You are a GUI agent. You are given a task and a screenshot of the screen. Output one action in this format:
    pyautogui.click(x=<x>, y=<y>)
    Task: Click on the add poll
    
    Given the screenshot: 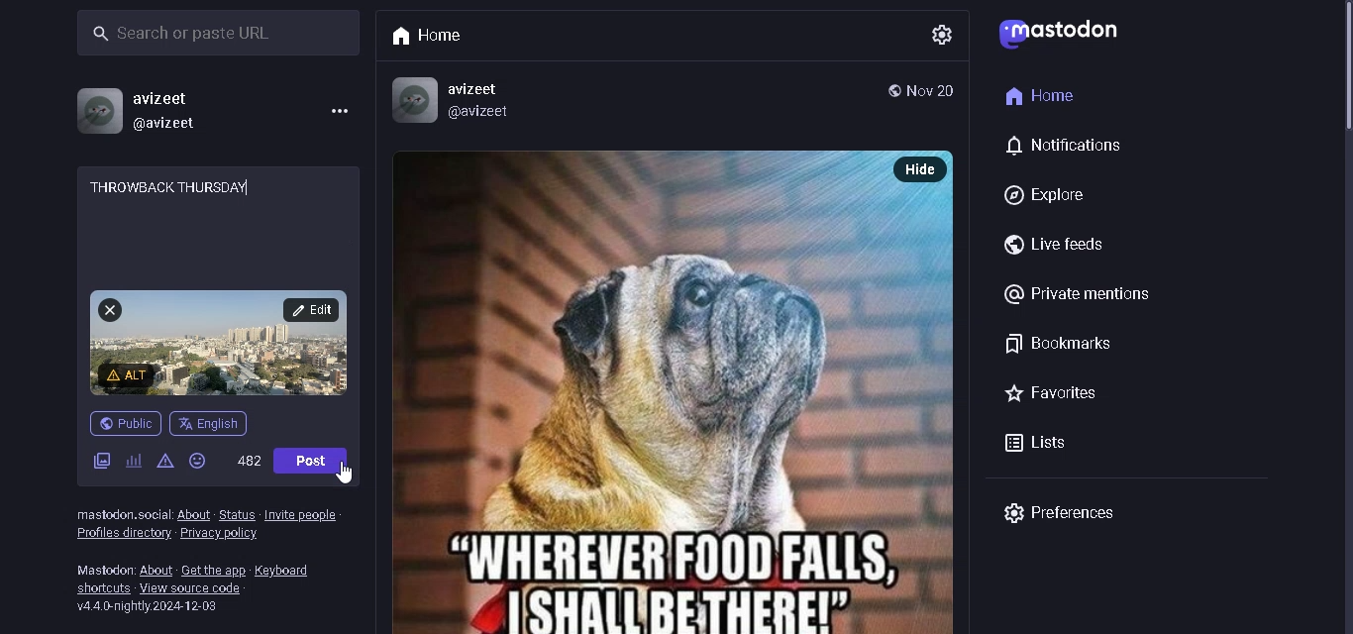 What is the action you would take?
    pyautogui.click(x=134, y=463)
    